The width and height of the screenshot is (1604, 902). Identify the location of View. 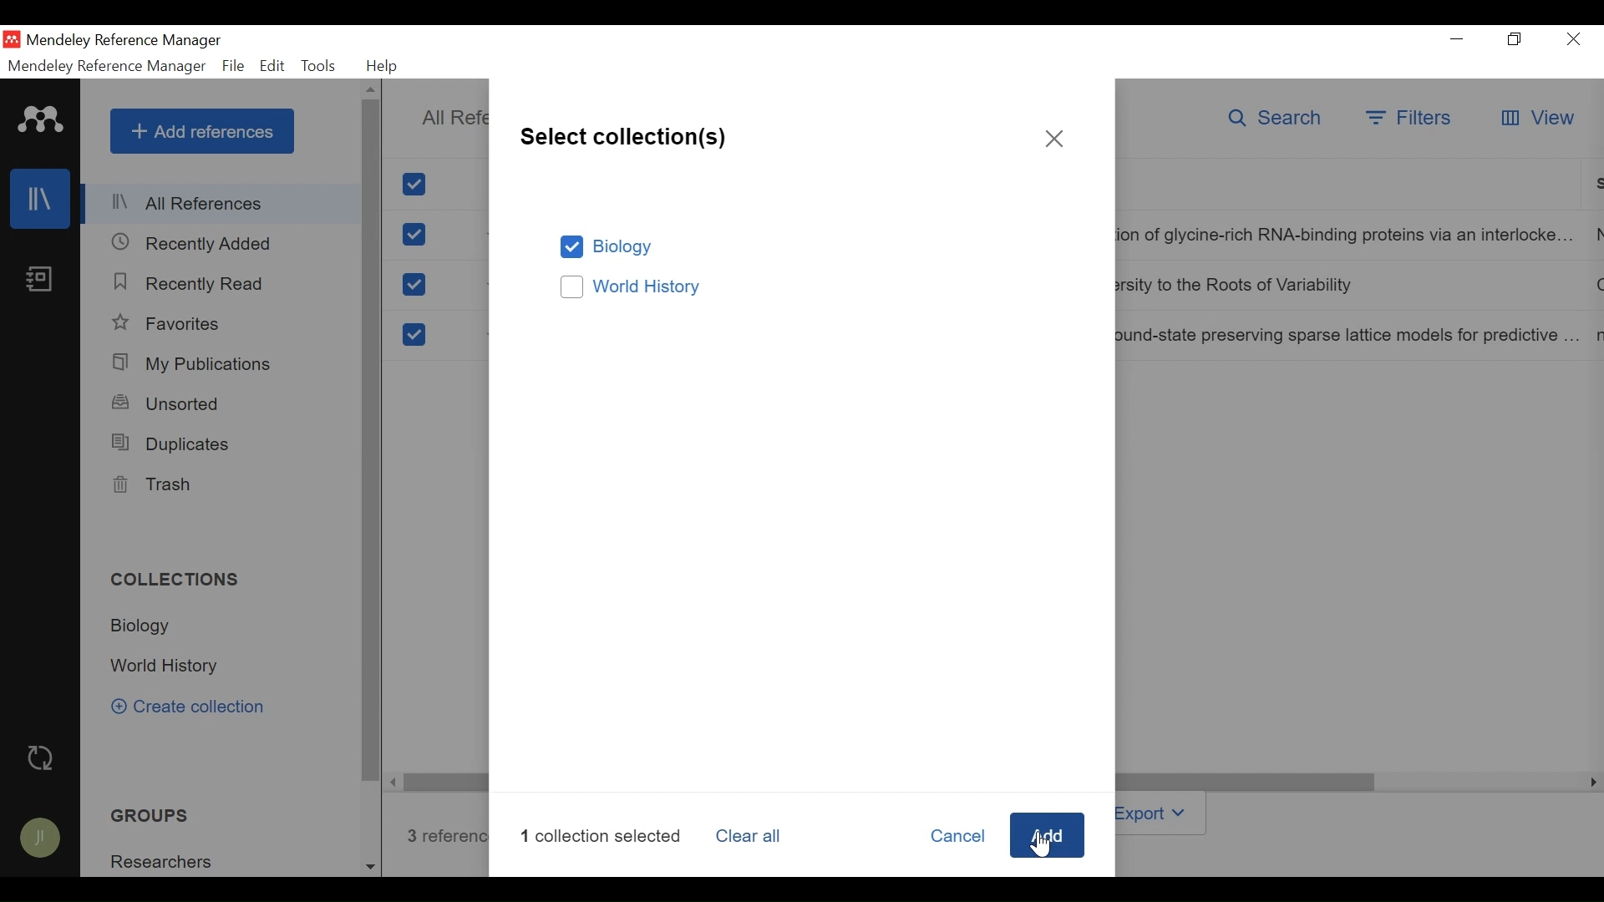
(1535, 119).